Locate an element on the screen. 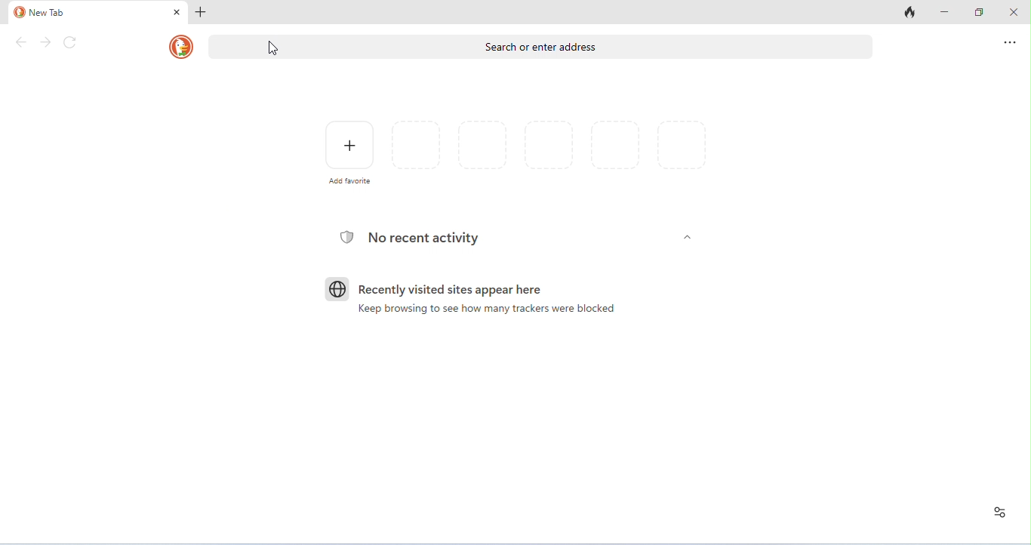  refresh is located at coordinates (71, 42).